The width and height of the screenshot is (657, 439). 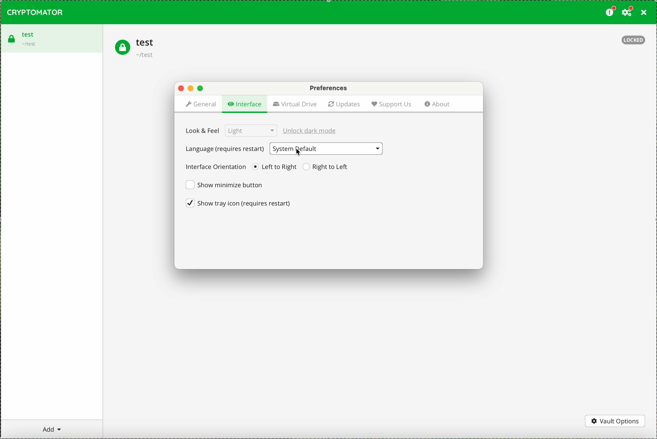 I want to click on show minimize button, so click(x=225, y=185).